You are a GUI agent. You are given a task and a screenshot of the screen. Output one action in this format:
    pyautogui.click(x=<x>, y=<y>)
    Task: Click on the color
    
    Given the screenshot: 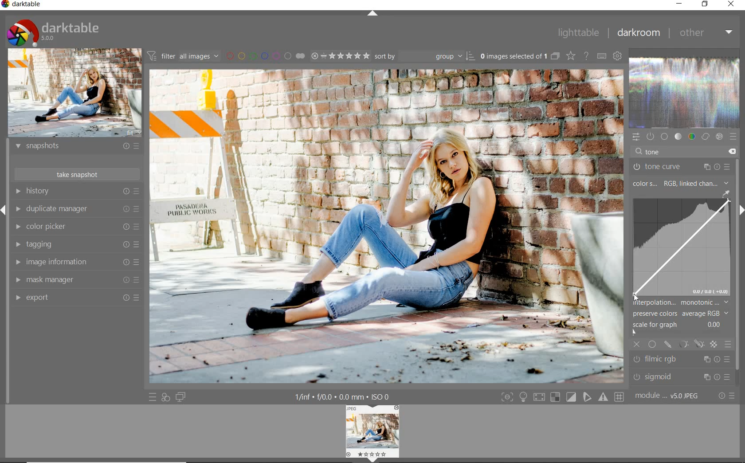 What is the action you would take?
    pyautogui.click(x=691, y=137)
    